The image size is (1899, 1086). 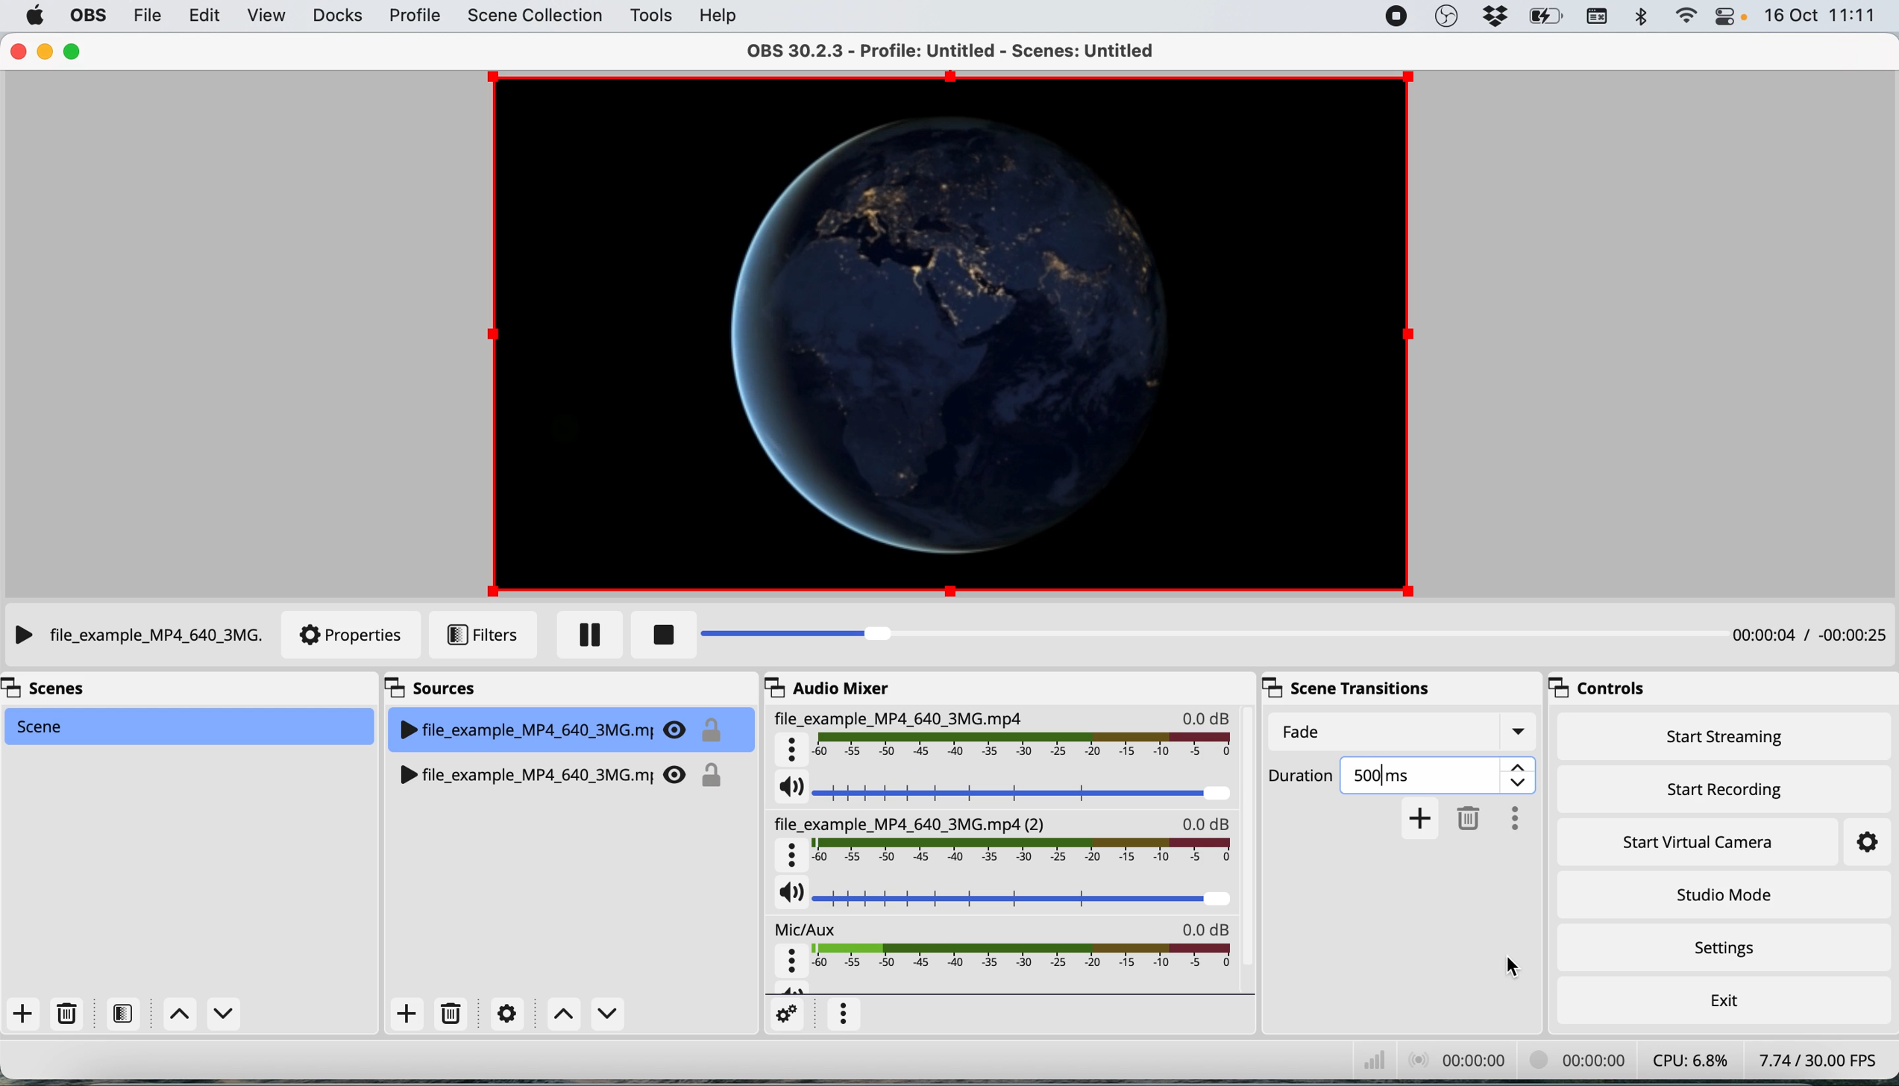 I want to click on current source, so click(x=575, y=724).